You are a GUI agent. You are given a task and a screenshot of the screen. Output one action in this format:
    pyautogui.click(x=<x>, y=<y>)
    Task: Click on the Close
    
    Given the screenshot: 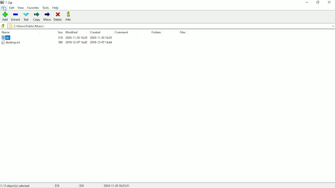 What is the action you would take?
    pyautogui.click(x=329, y=3)
    